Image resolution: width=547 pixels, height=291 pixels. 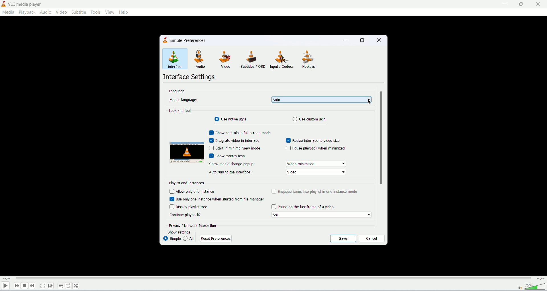 I want to click on When minimized, so click(x=316, y=163).